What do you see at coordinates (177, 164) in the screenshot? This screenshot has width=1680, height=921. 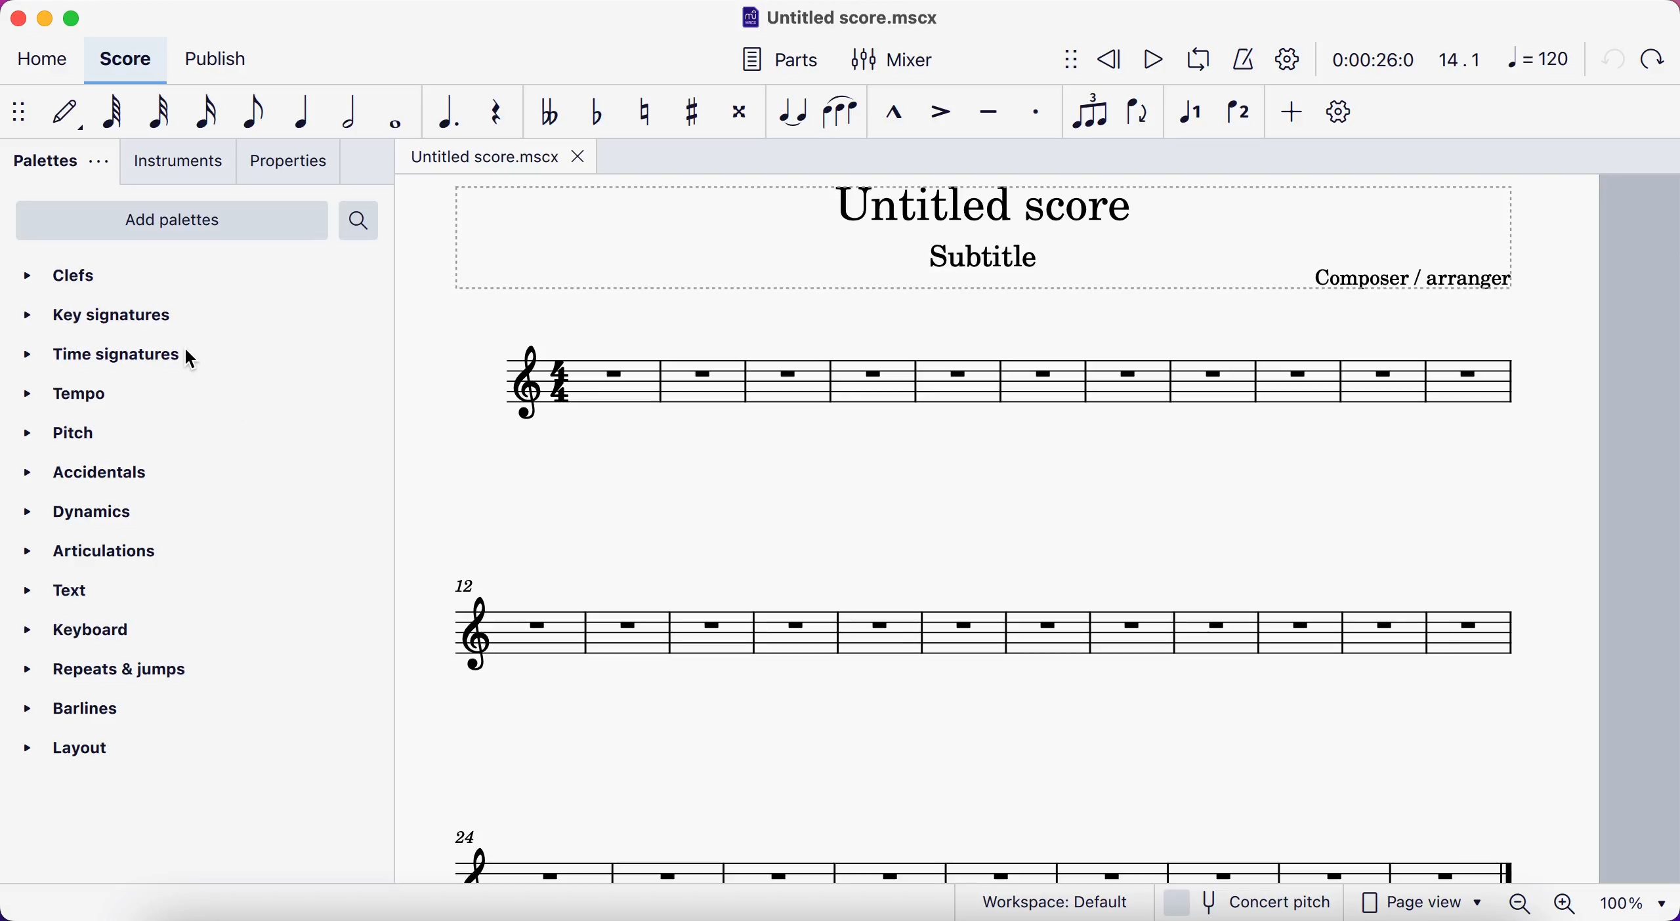 I see `instruments` at bounding box center [177, 164].